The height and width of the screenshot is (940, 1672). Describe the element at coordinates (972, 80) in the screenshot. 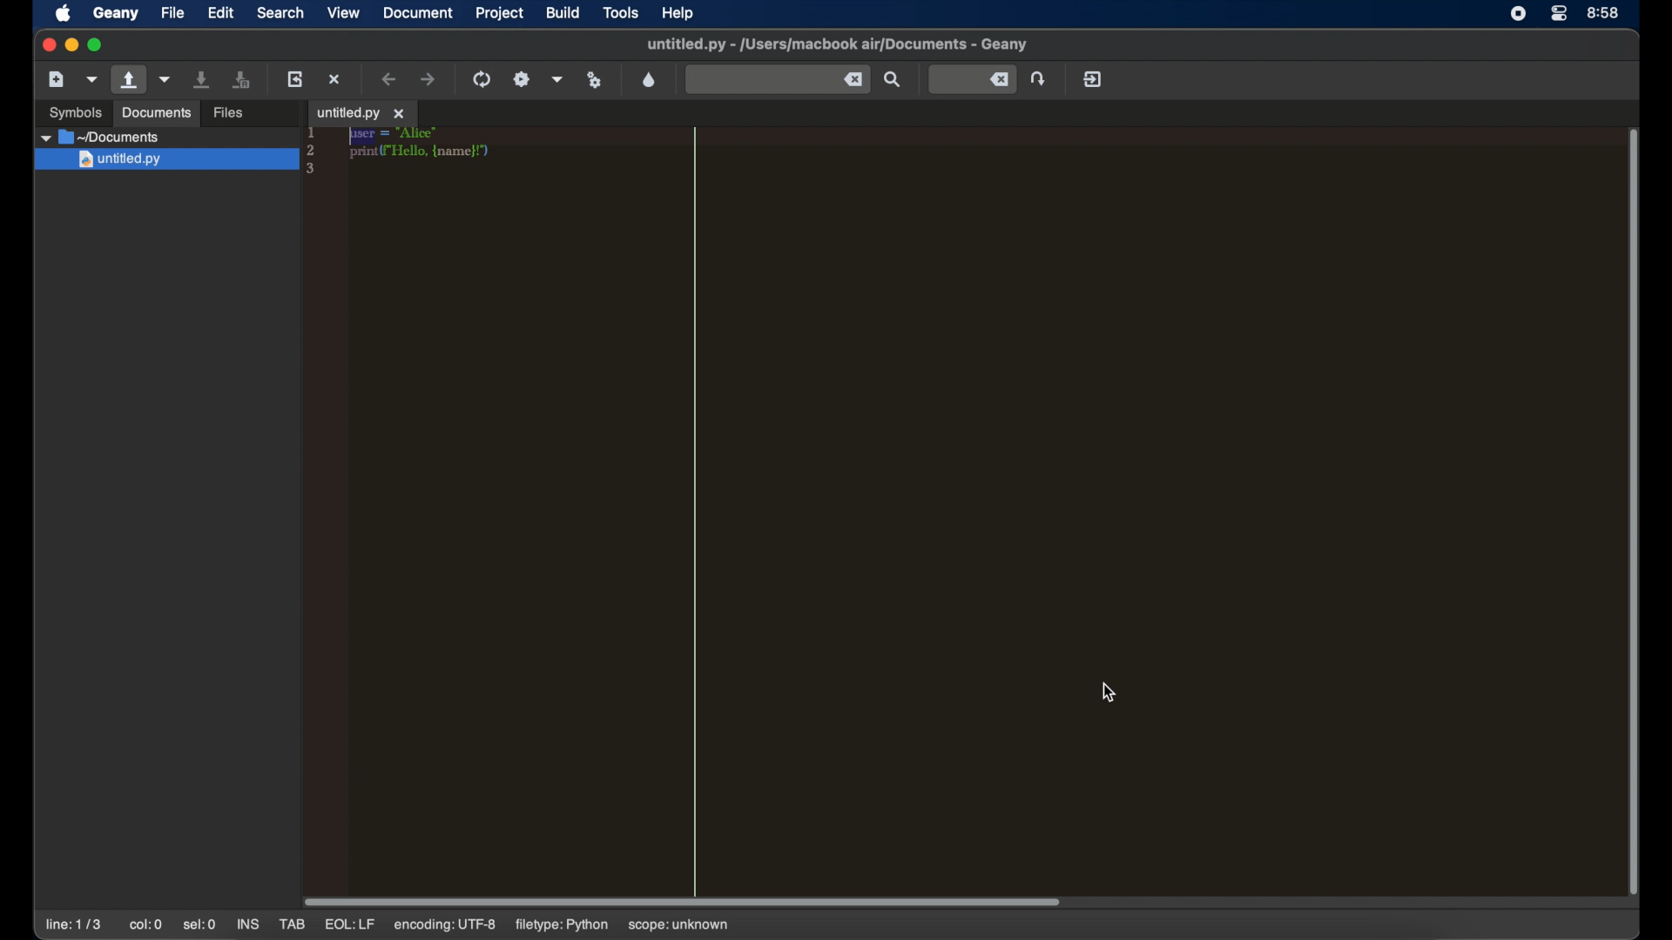

I see `jump  to the entered line number` at that location.